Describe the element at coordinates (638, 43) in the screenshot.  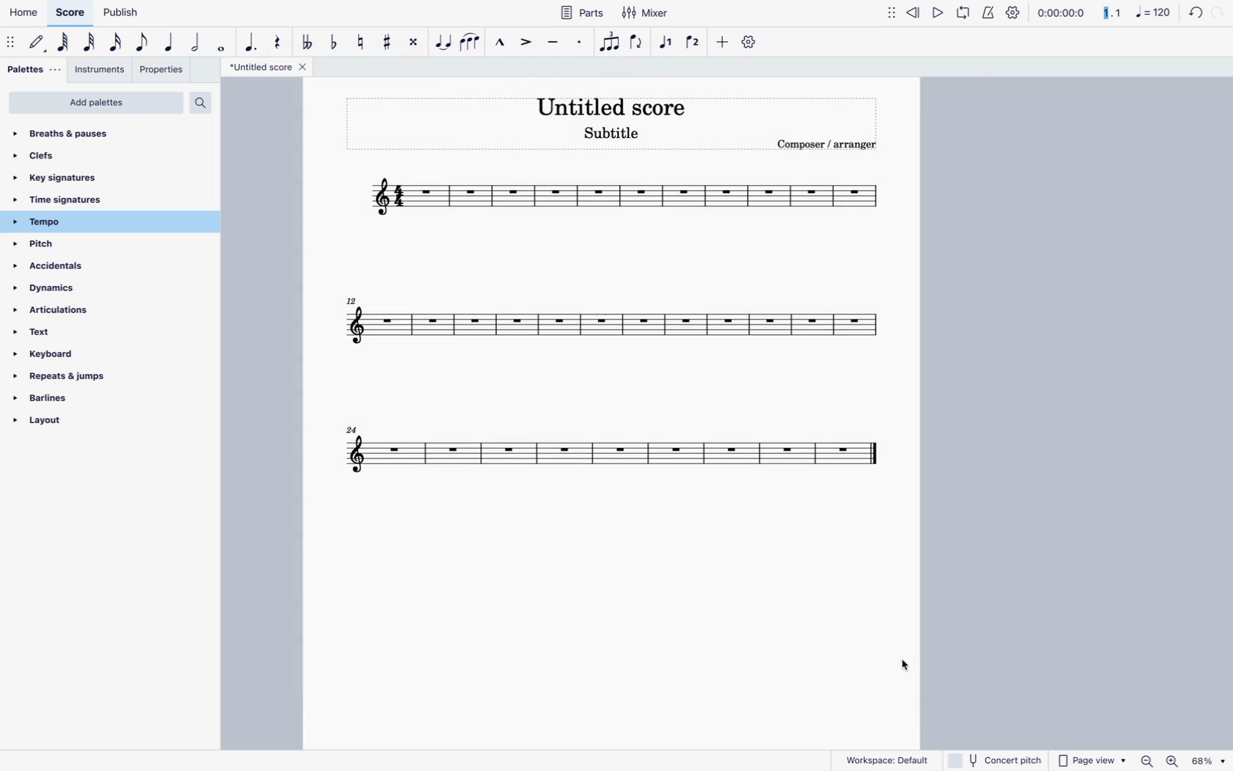
I see `flip direction` at that location.